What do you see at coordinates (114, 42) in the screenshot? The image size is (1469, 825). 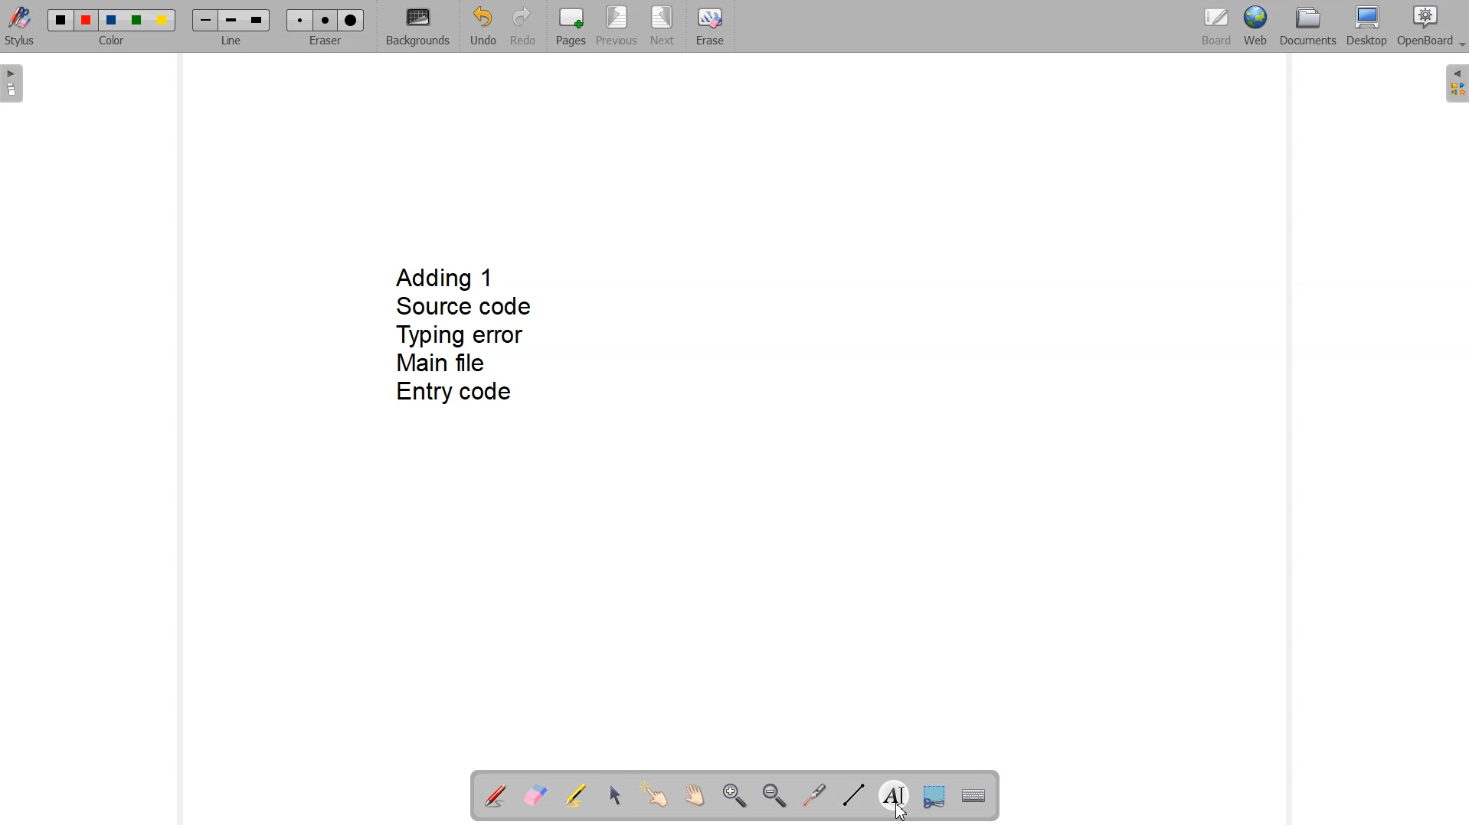 I see `Color` at bounding box center [114, 42].